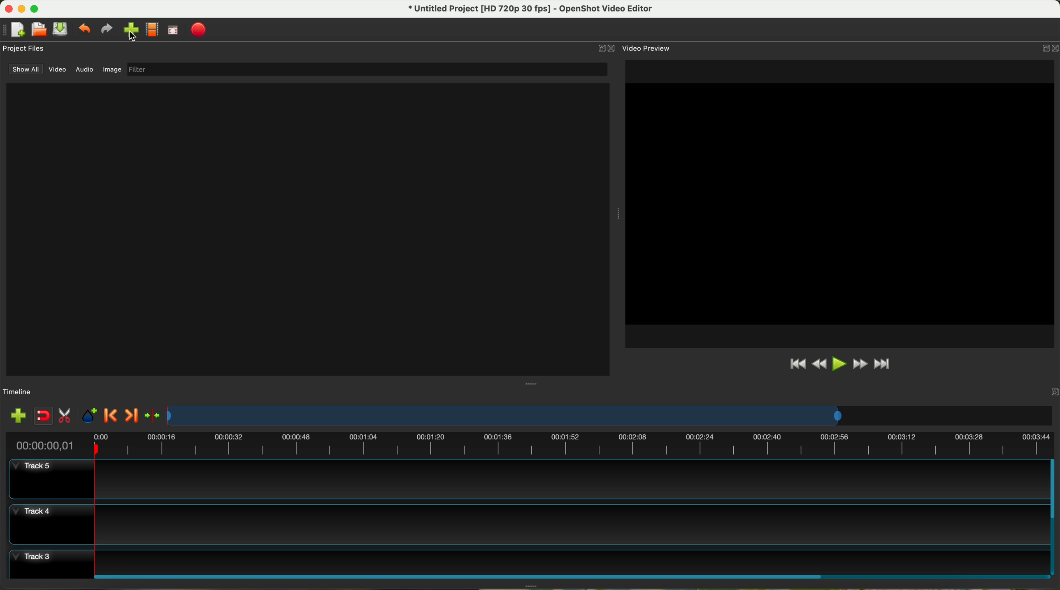 The width and height of the screenshot is (1060, 590). Describe the element at coordinates (24, 69) in the screenshot. I see `show all` at that location.